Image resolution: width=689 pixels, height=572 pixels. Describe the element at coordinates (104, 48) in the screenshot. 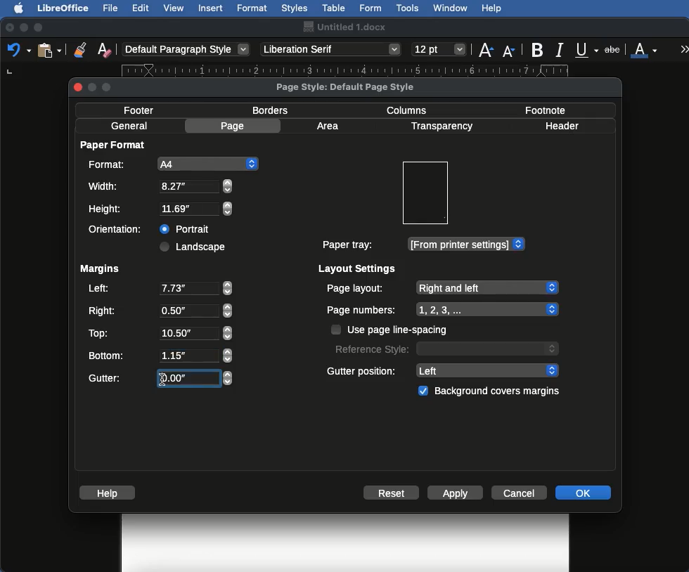

I see `Clear formatting` at that location.